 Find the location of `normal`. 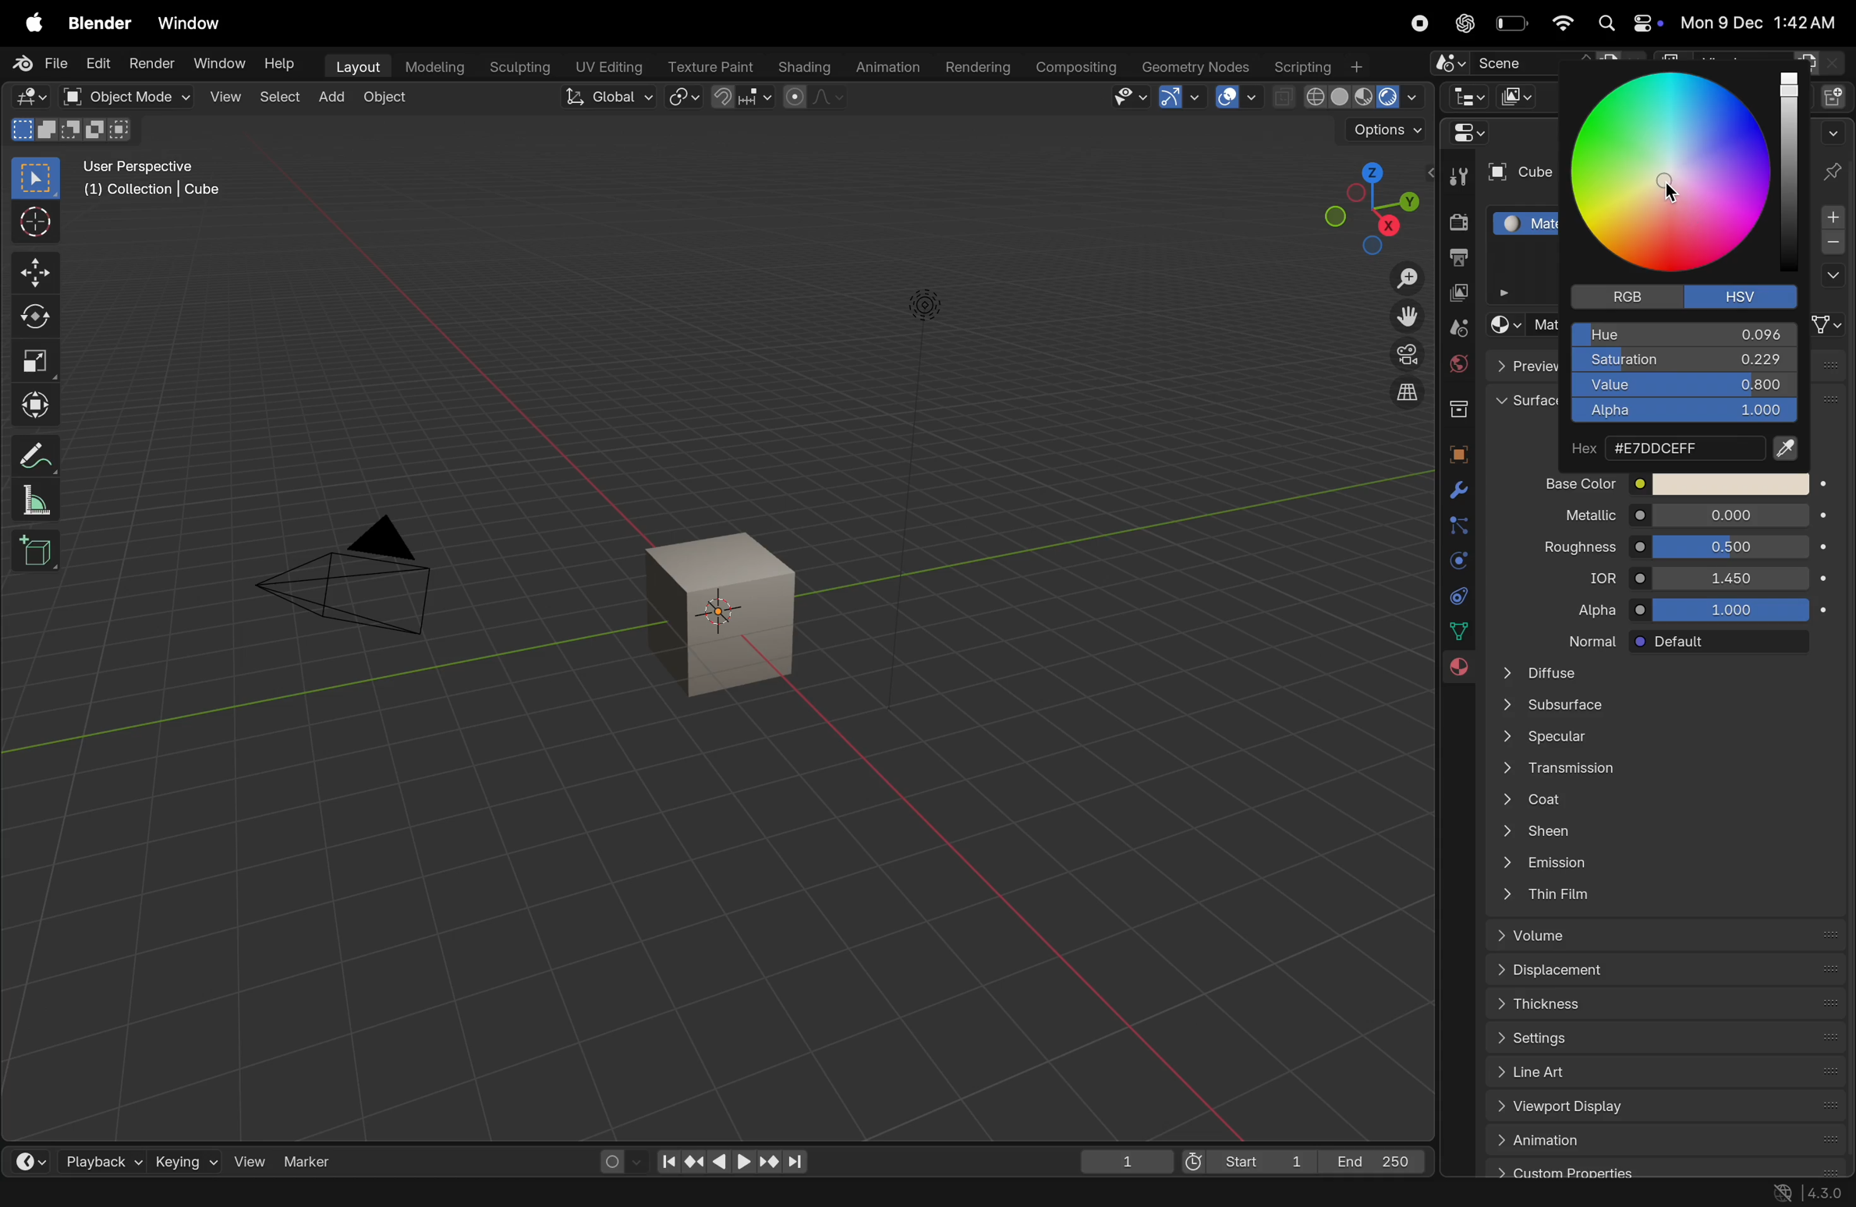

normal is located at coordinates (1577, 639).